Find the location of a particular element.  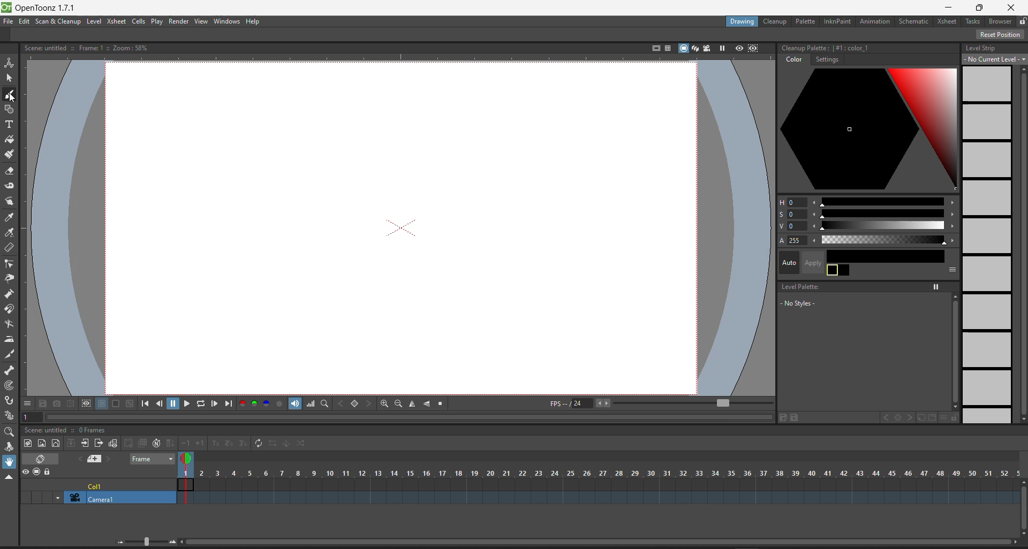

scan and cleanup is located at coordinates (59, 22).